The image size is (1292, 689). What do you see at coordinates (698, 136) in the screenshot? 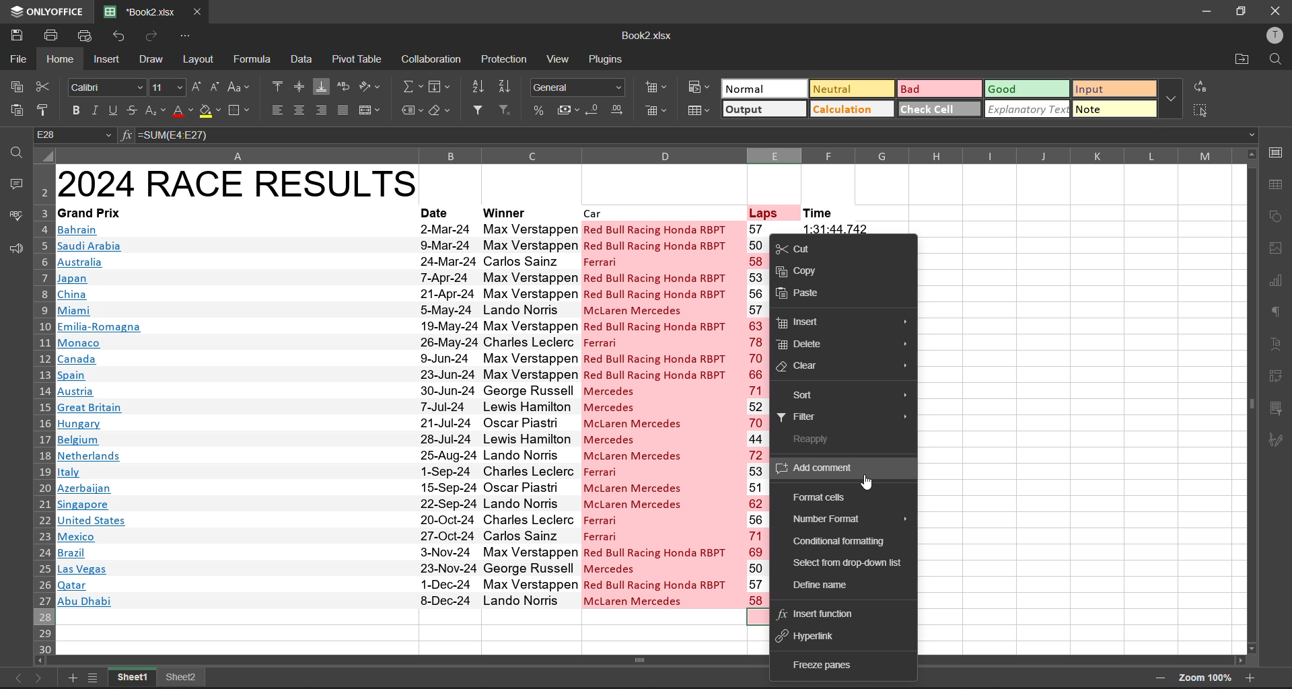
I see `formula bar` at bounding box center [698, 136].